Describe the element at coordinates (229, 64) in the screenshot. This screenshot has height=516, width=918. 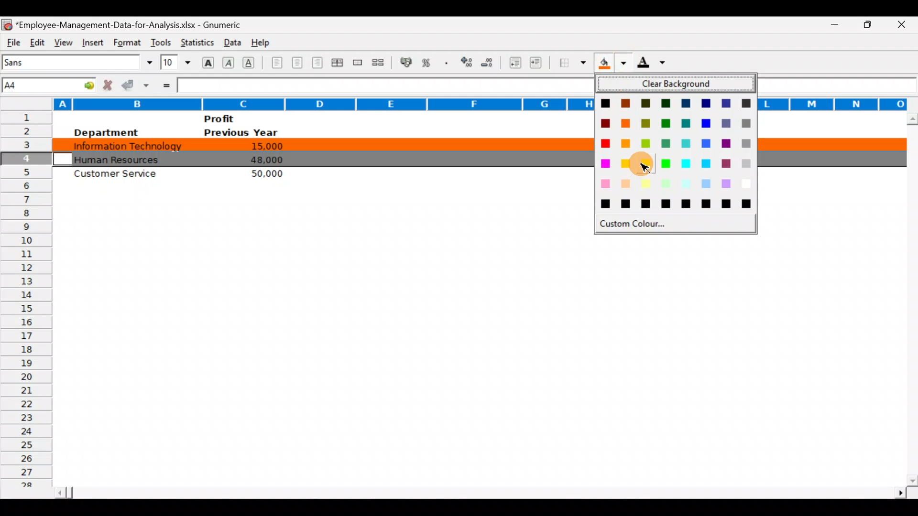
I see `Italic` at that location.